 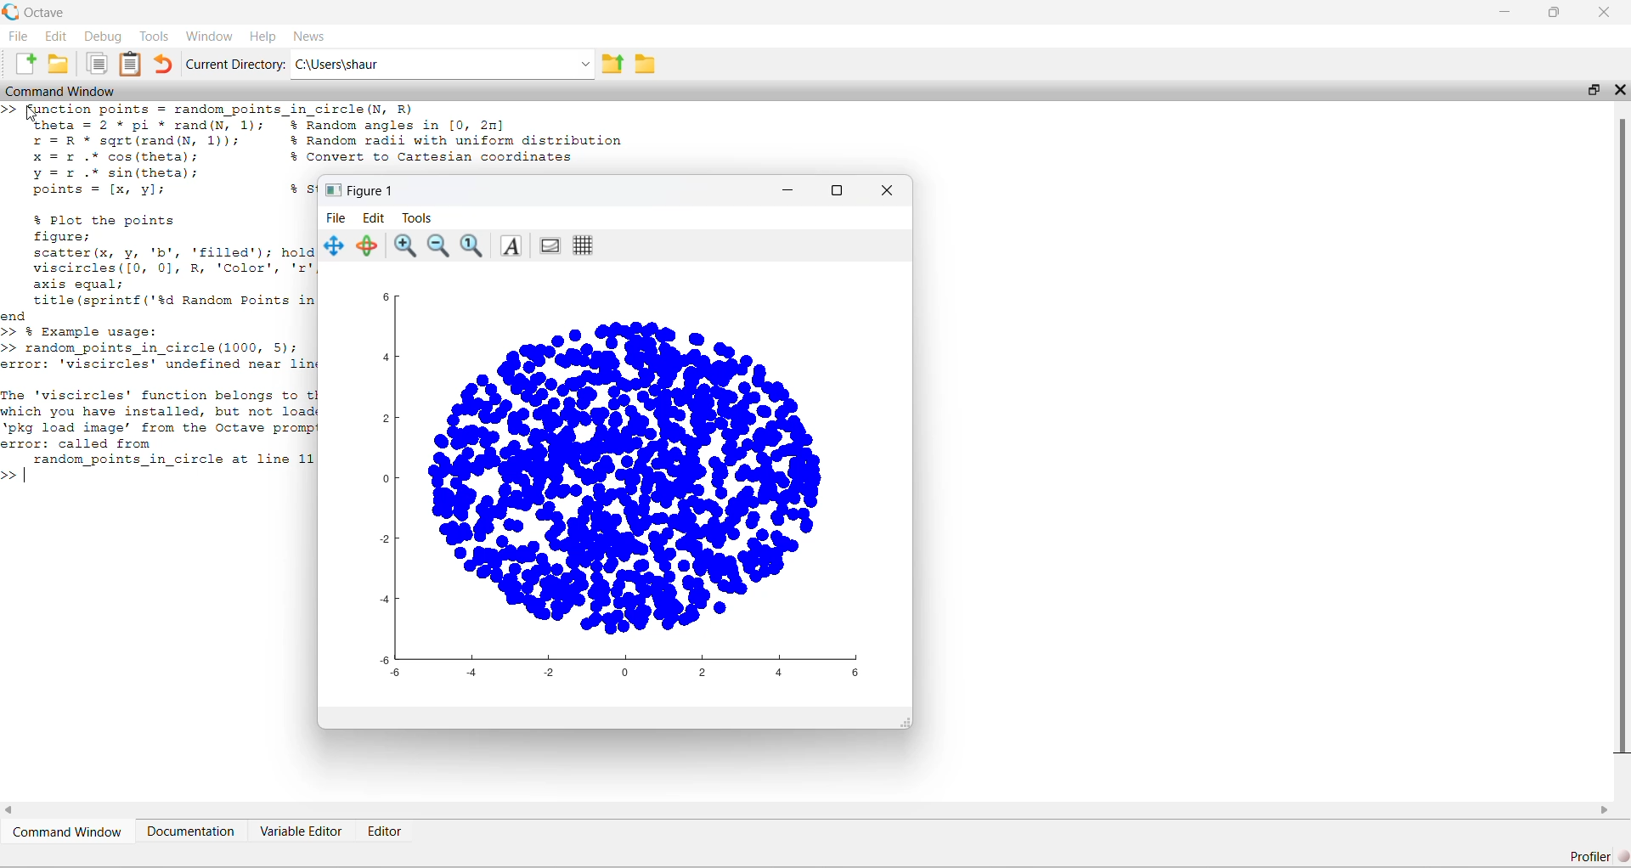 I want to click on File, so click(x=337, y=217).